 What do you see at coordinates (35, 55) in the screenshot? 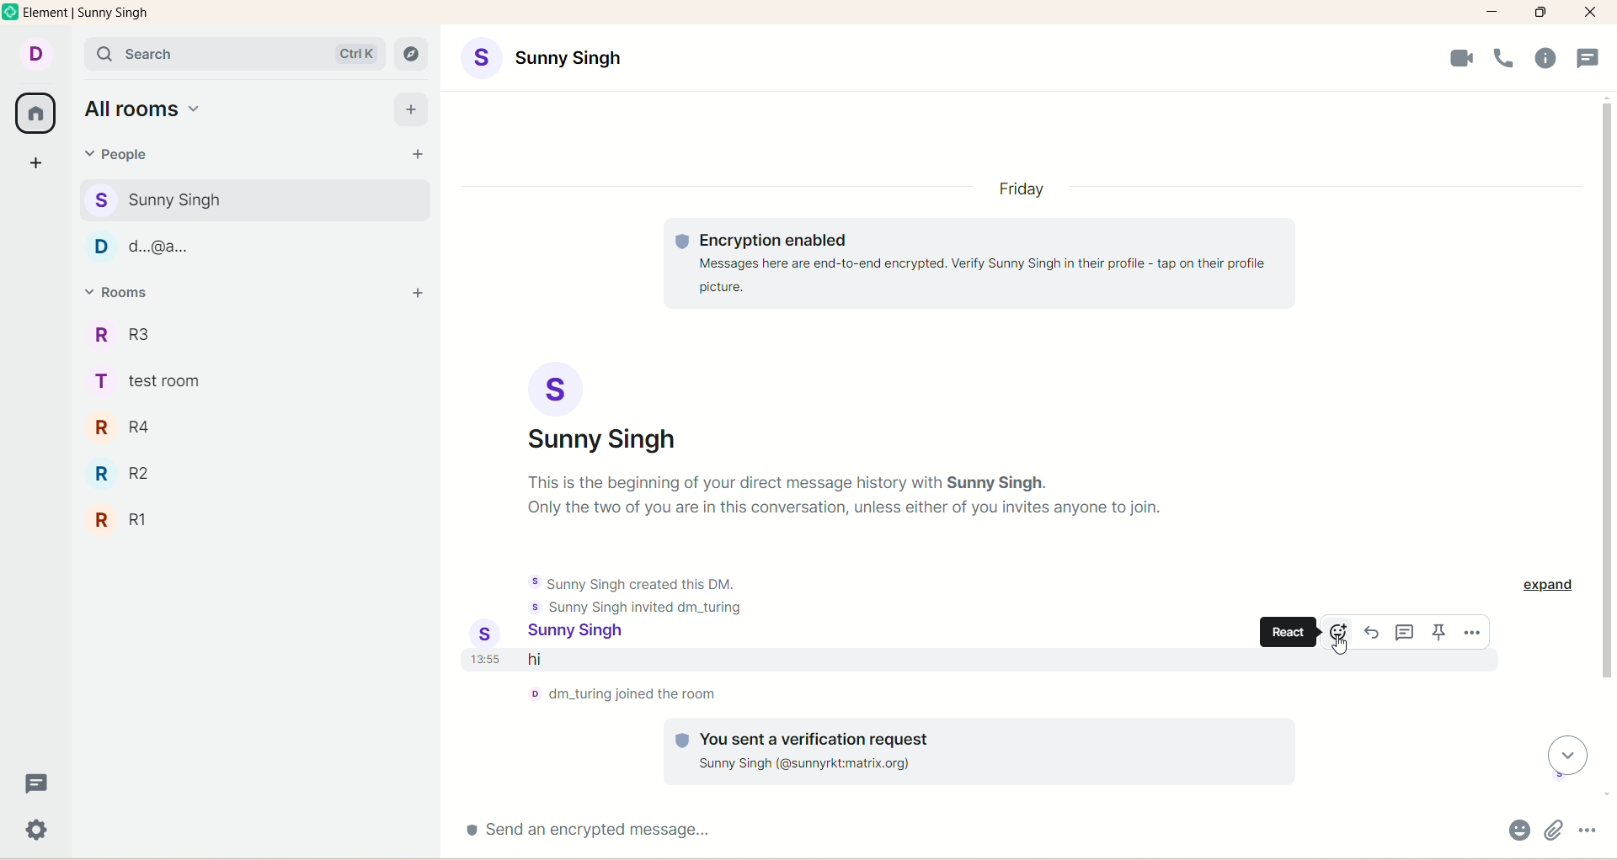
I see `account` at bounding box center [35, 55].